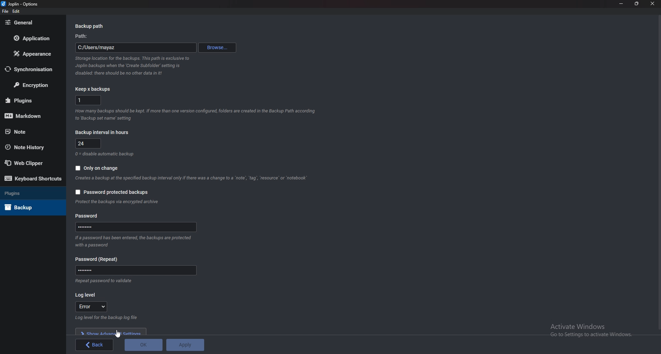 Image resolution: width=661 pixels, height=354 pixels. Describe the element at coordinates (93, 89) in the screenshot. I see `Keep X backups` at that location.